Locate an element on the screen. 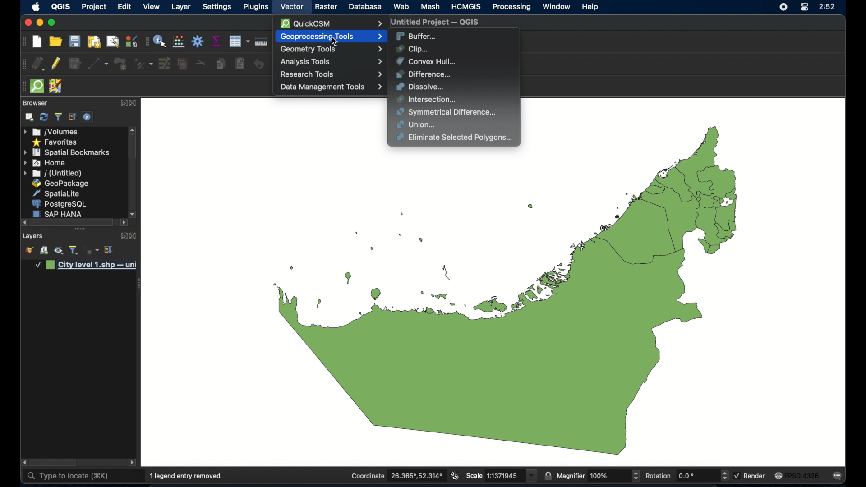 The image size is (866, 487). open attribute table is located at coordinates (239, 41).